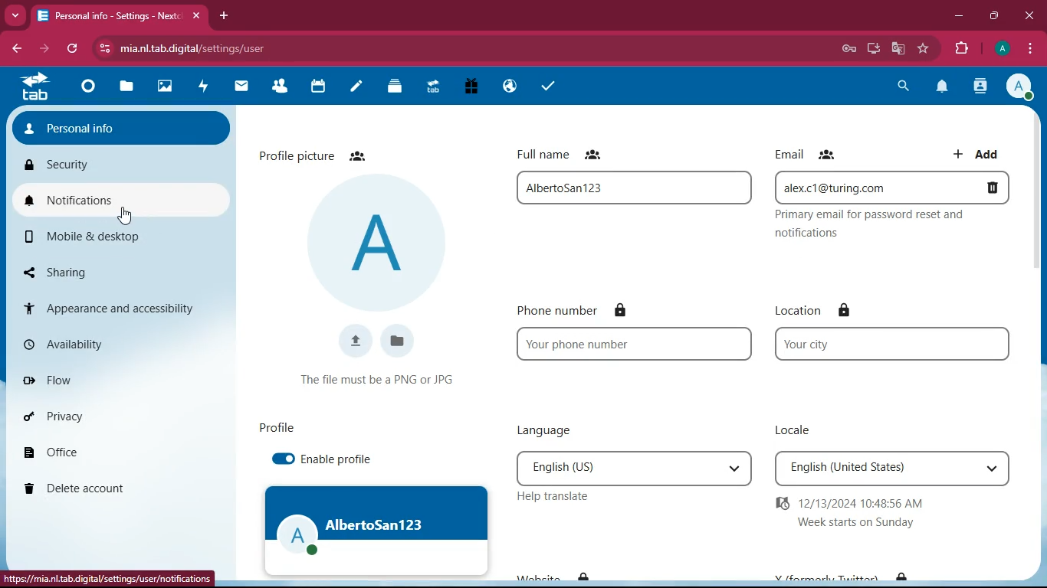 The image size is (1047, 588). What do you see at coordinates (856, 524) in the screenshot?
I see `Week start on Sunday` at bounding box center [856, 524].